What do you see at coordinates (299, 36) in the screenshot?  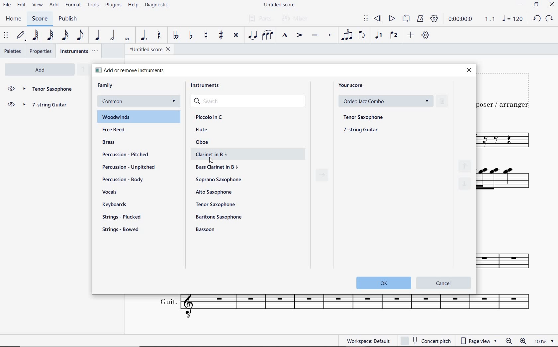 I see `ACCENT` at bounding box center [299, 36].